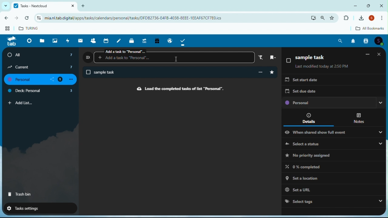 The image size is (388, 218). I want to click on mia.ni.tab.digital/apps/tasks/calendars/personal, so click(149, 18).